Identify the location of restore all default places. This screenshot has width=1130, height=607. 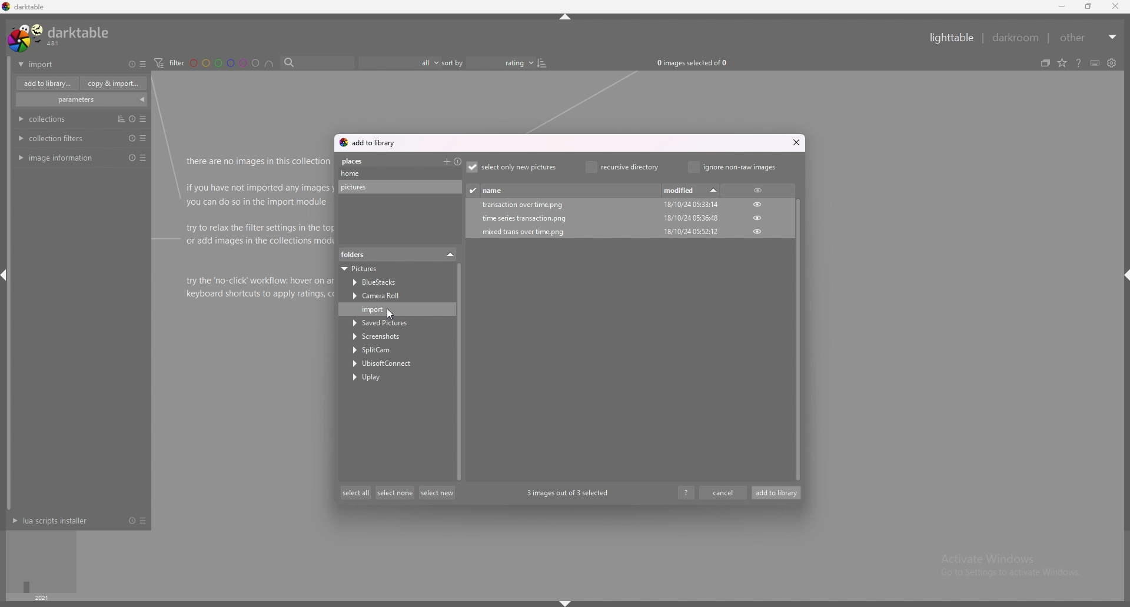
(458, 162).